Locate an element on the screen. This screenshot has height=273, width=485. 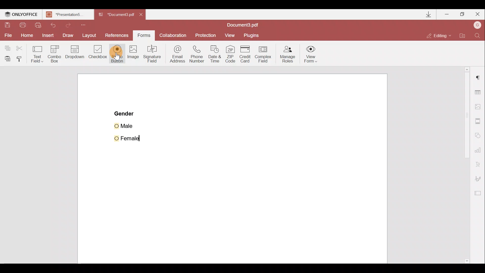
Headers & footers settings is located at coordinates (478, 122).